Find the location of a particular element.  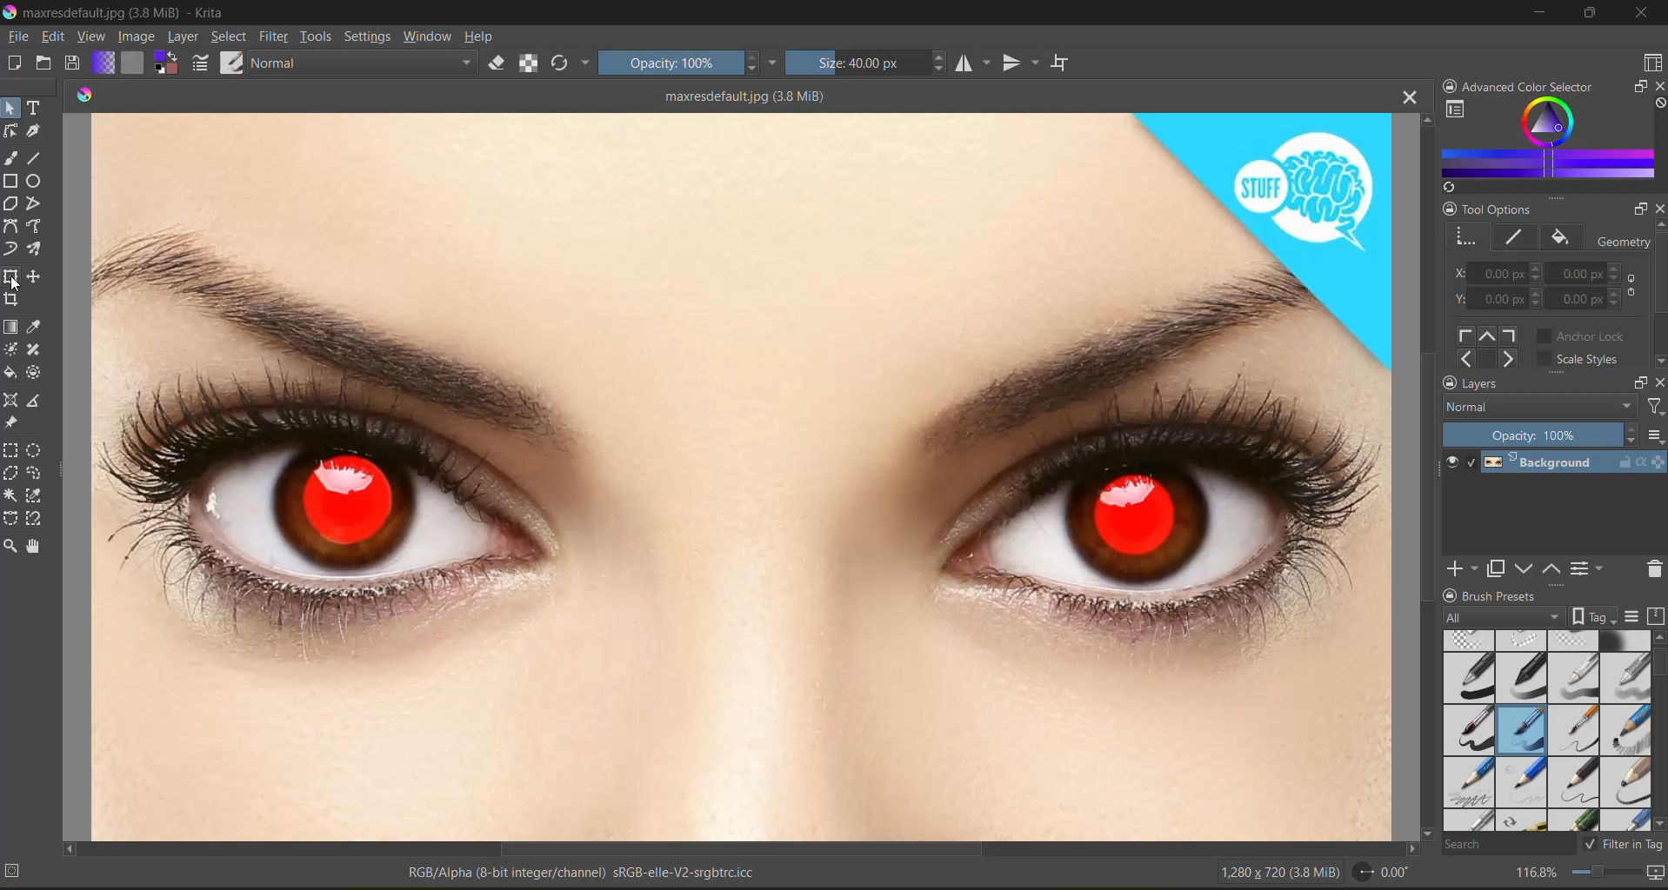

tool is located at coordinates (13, 373).